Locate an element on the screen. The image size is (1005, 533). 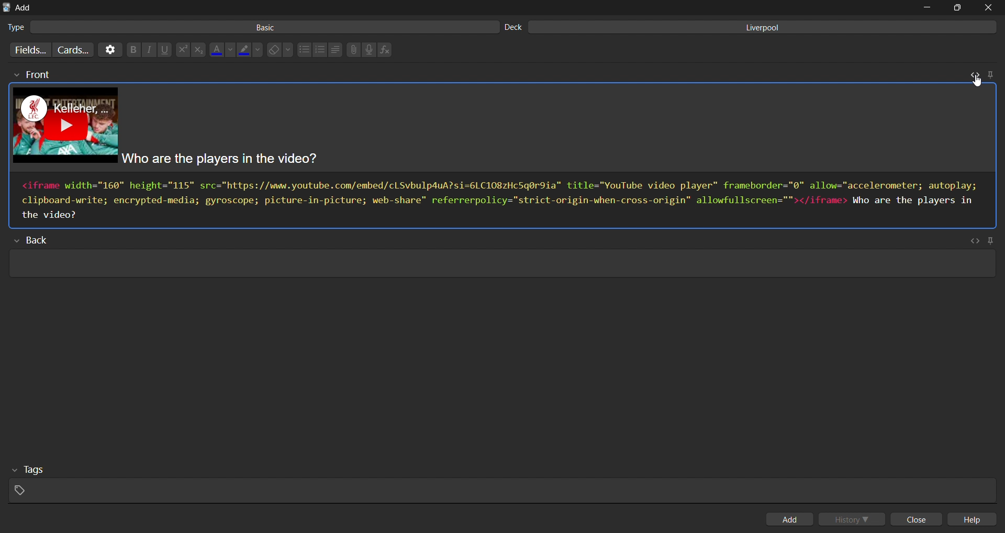
line spacing is located at coordinates (335, 50).